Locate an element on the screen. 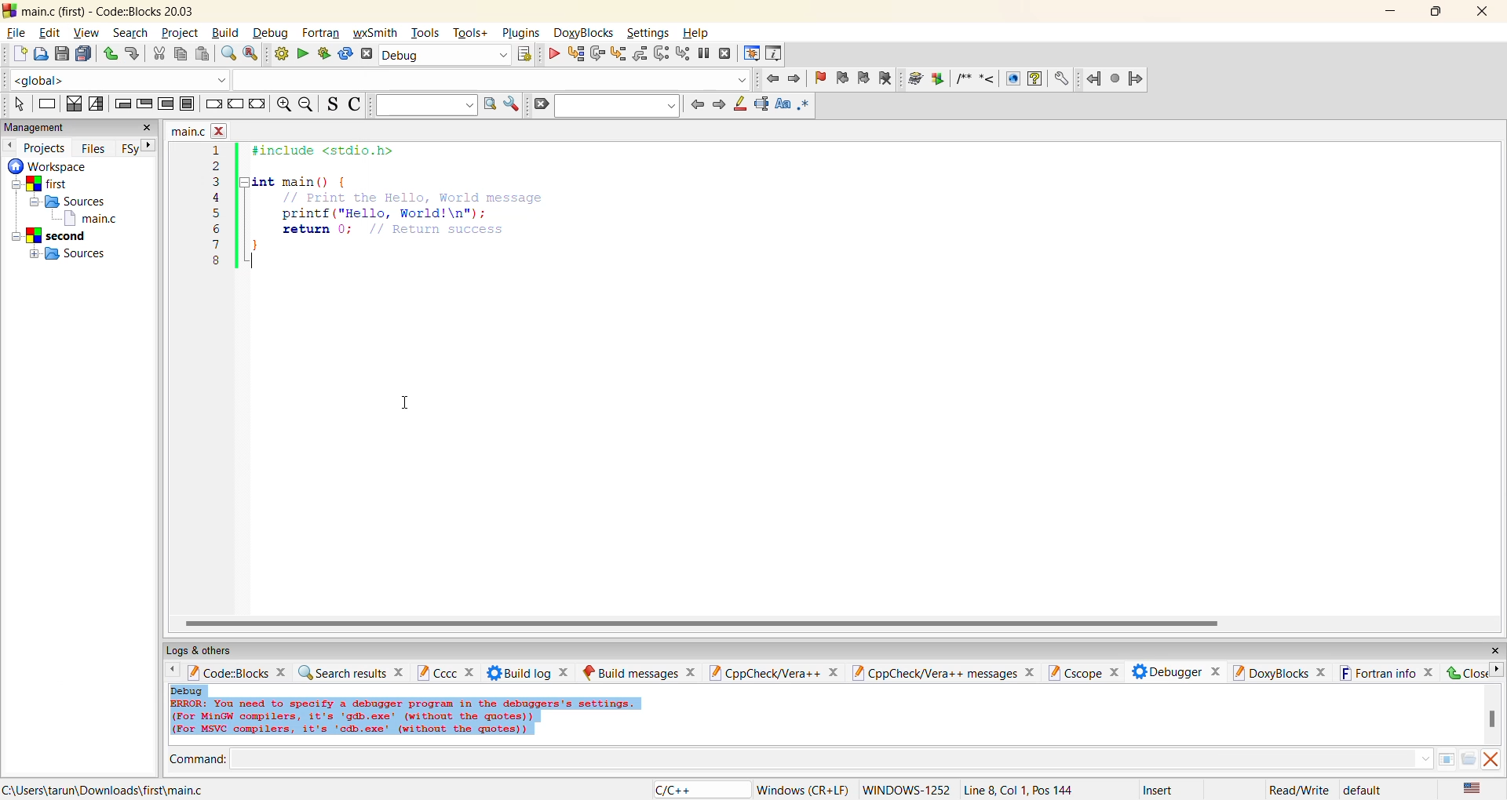  Debug is located at coordinates (189, 690).